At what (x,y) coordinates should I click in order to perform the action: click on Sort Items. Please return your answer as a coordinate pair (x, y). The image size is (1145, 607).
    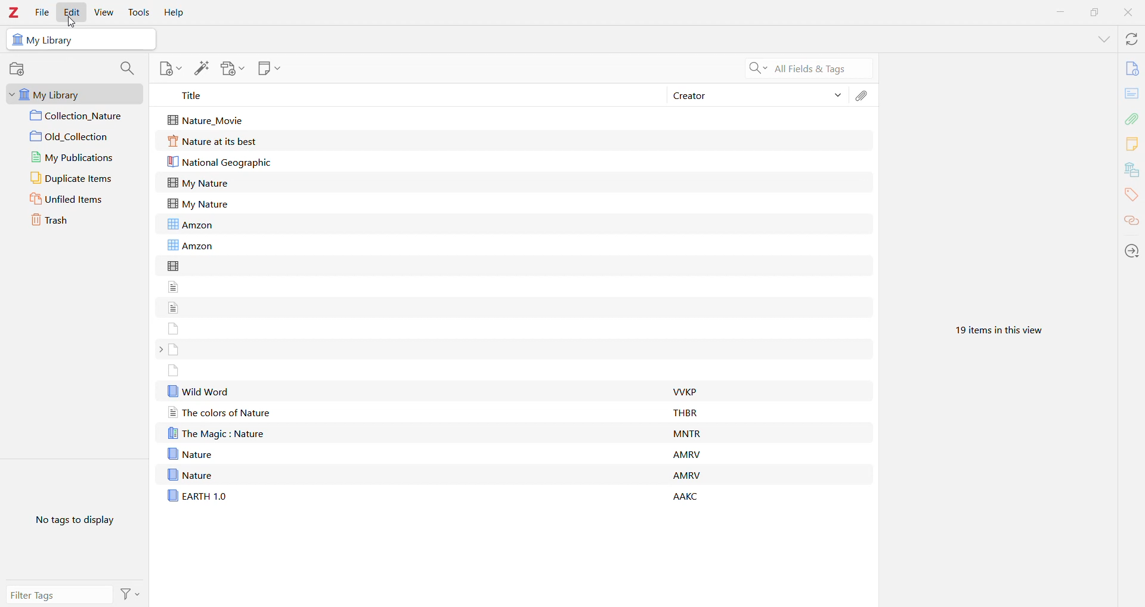
    Looking at the image, I should click on (838, 95).